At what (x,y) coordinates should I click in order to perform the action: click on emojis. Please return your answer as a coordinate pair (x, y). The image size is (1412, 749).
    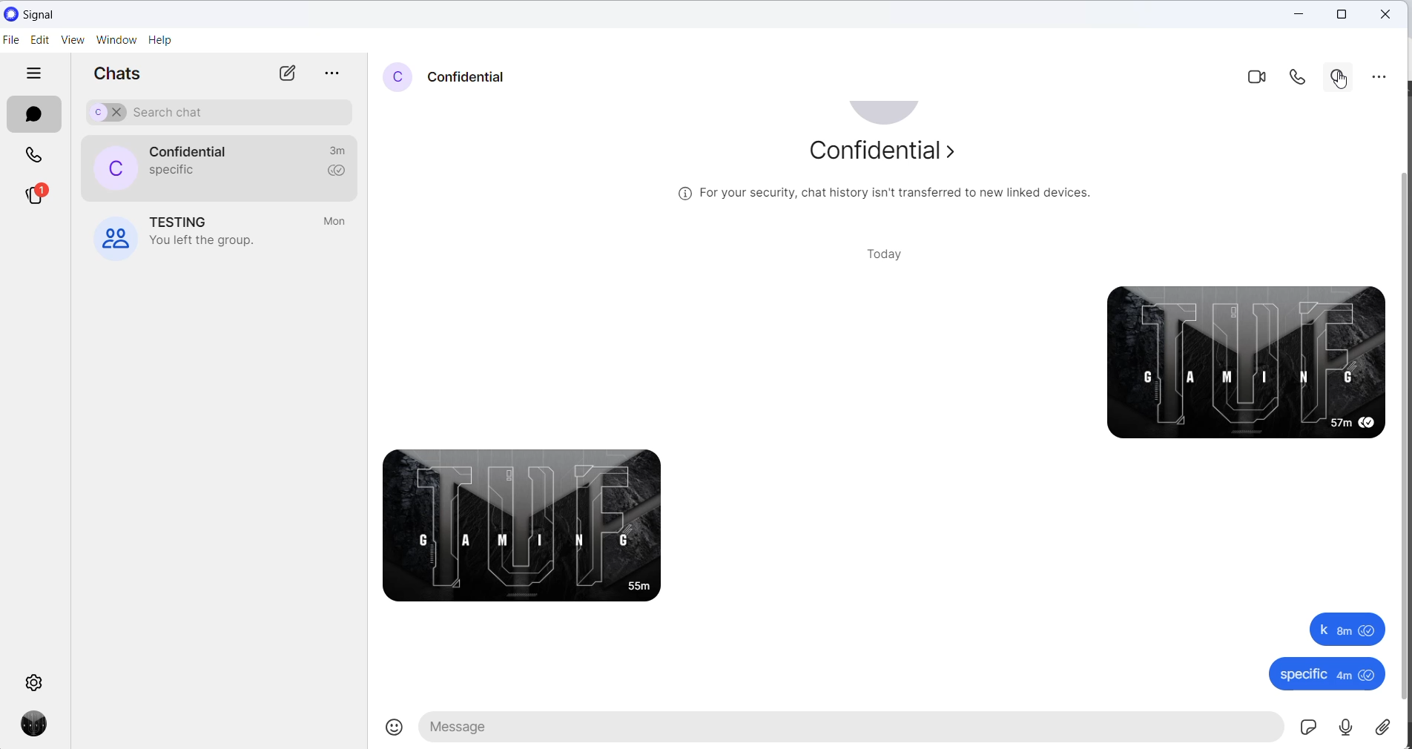
    Looking at the image, I should click on (396, 730).